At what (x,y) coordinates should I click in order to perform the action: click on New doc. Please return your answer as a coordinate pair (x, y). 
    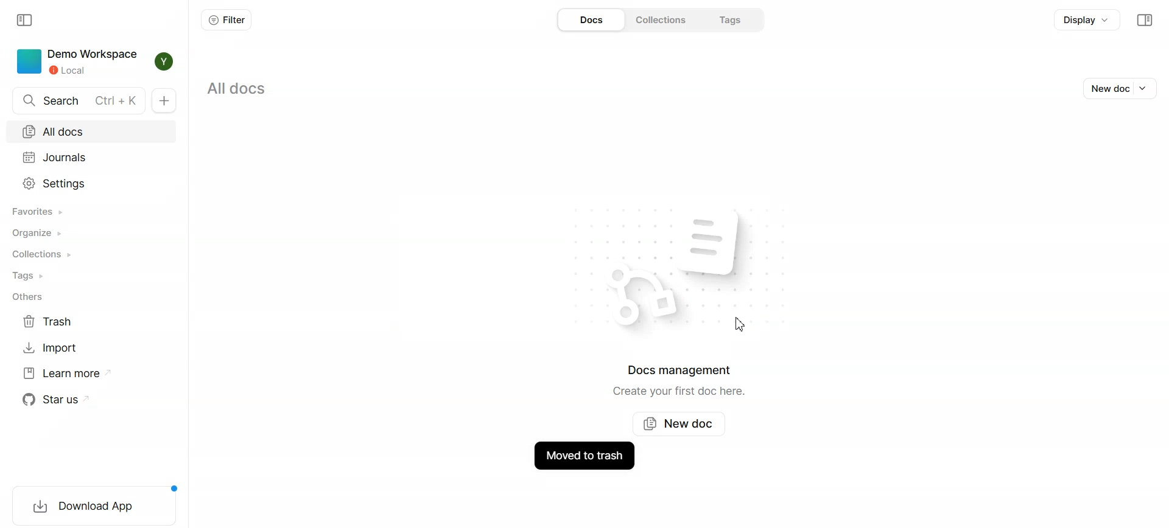
    Looking at the image, I should click on (679, 423).